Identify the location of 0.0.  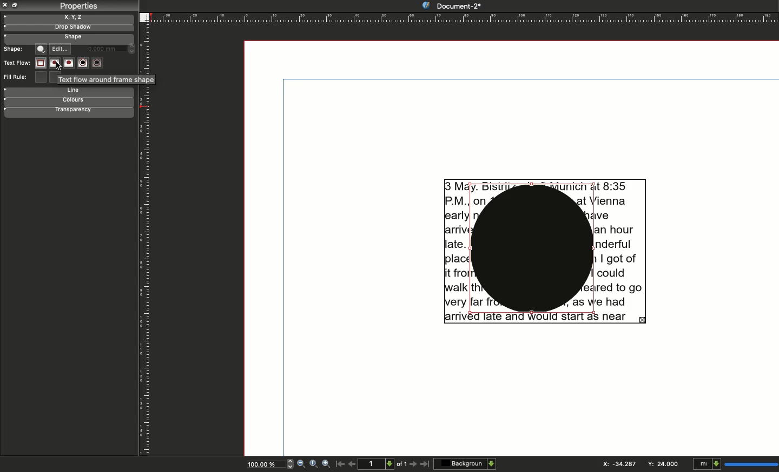
(109, 47).